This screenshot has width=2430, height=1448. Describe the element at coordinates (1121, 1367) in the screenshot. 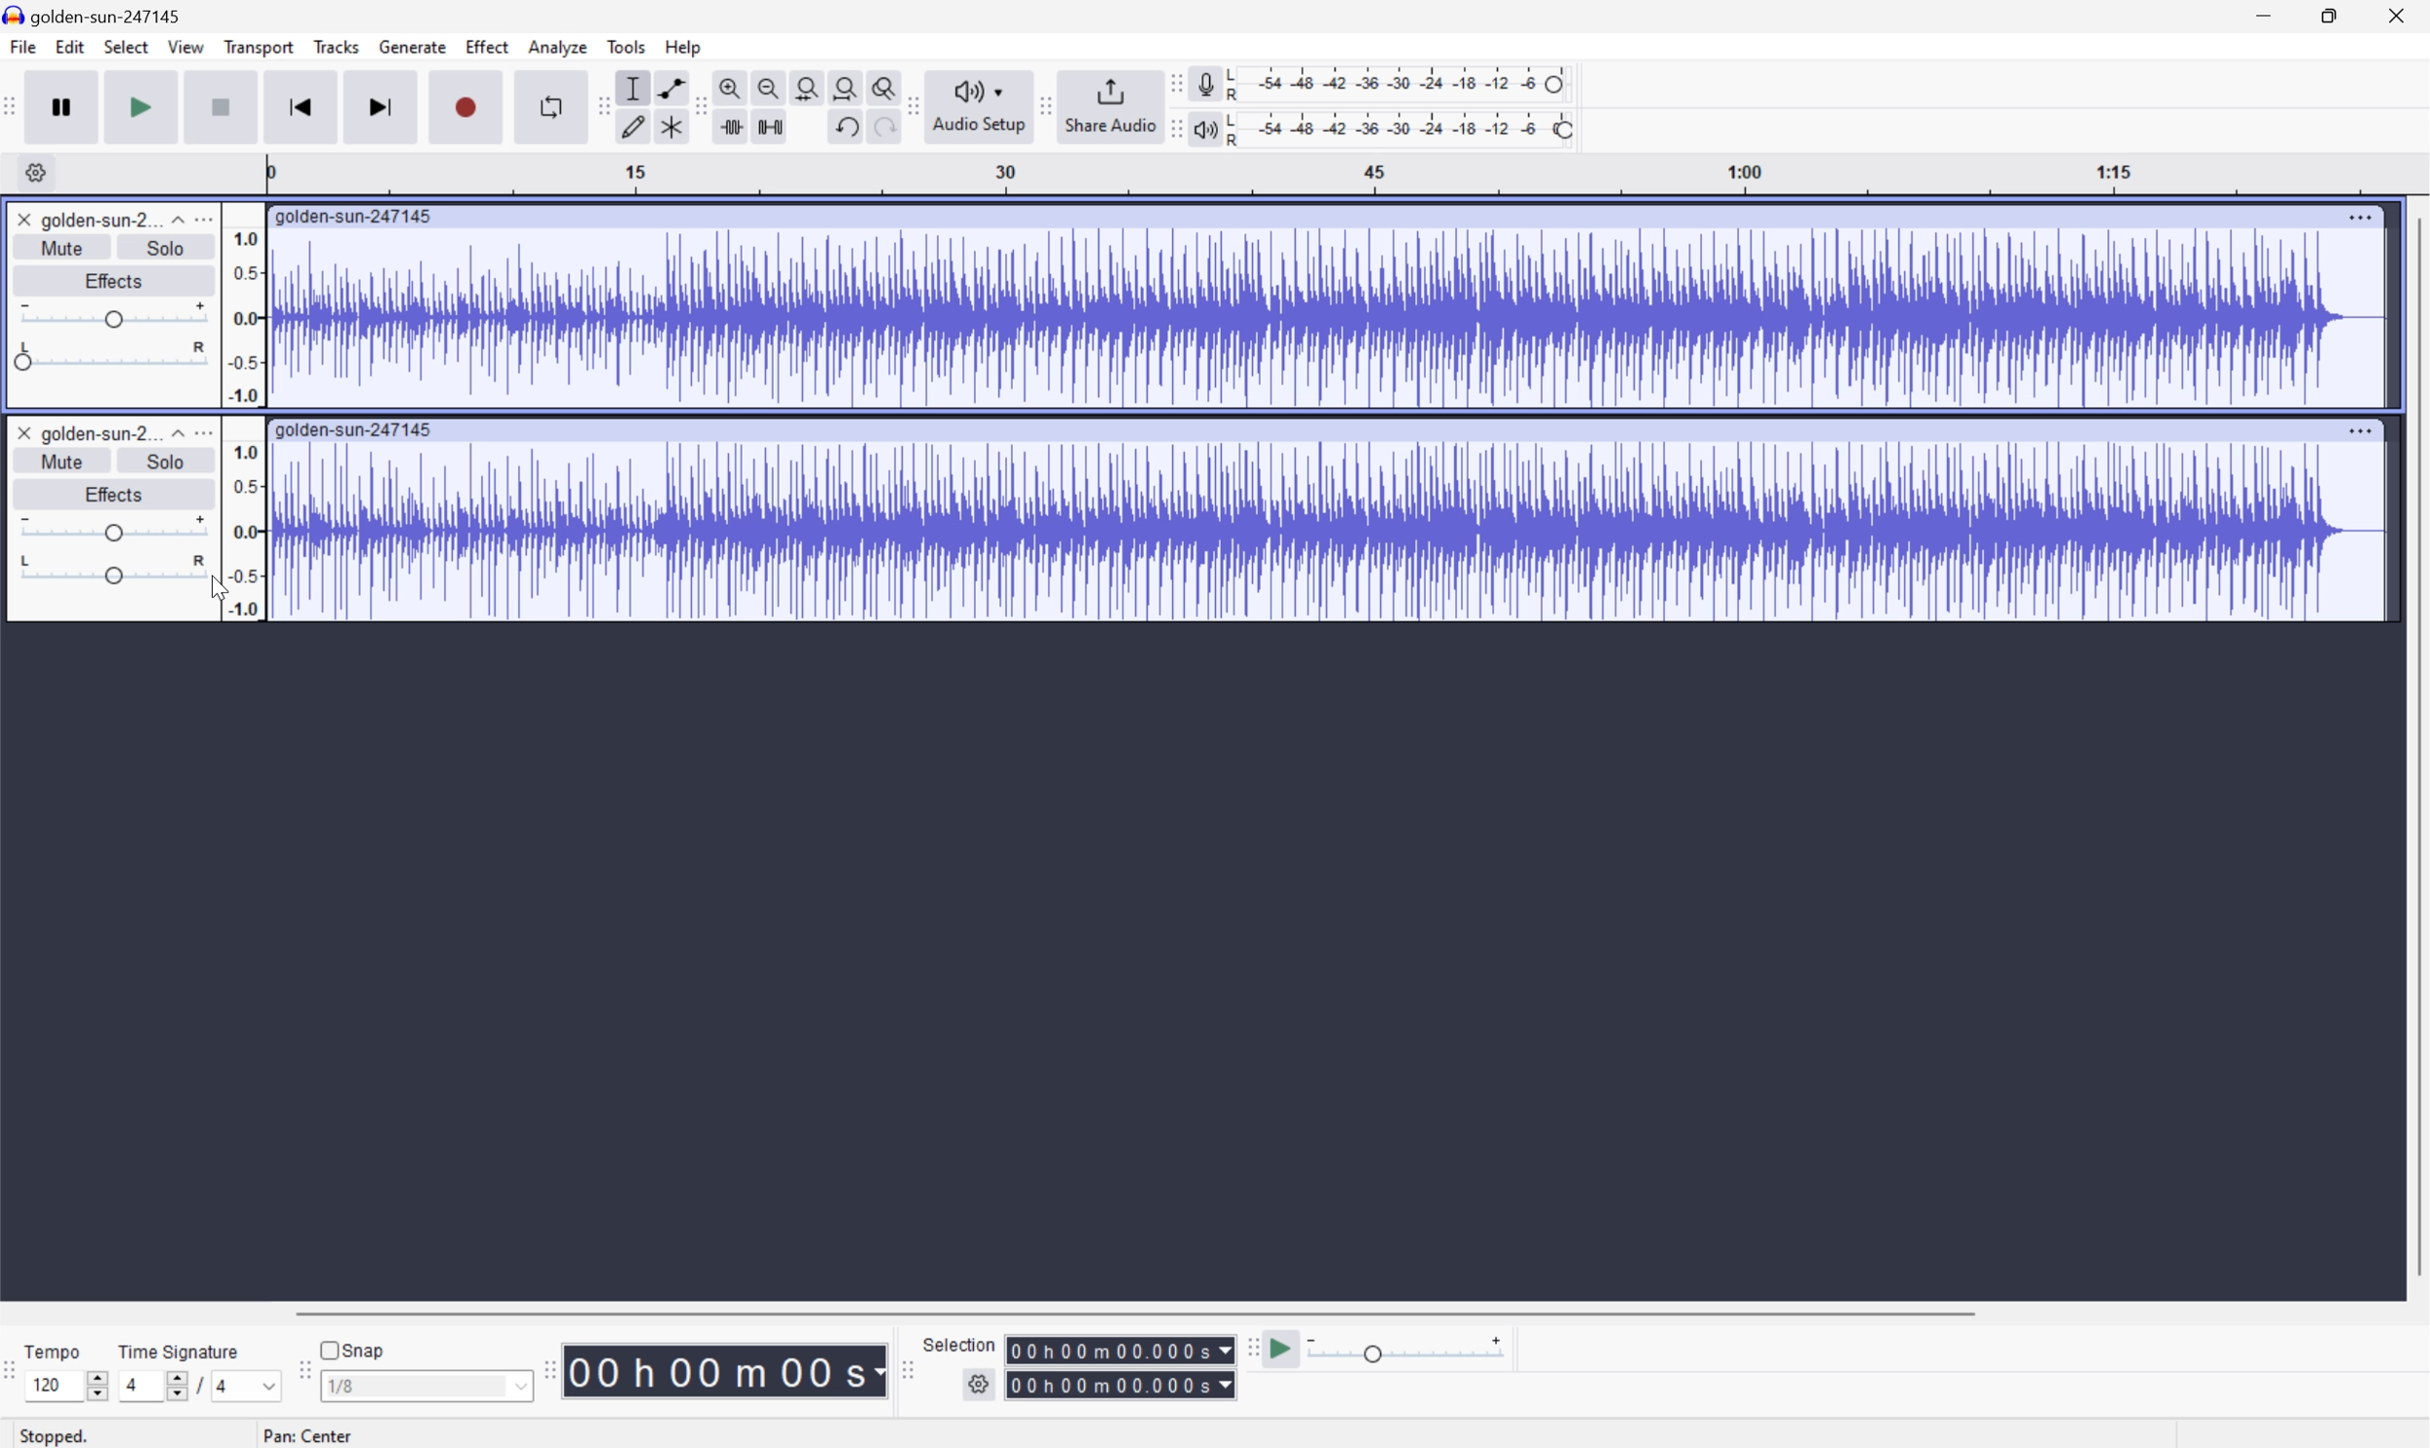

I see `Selection` at that location.